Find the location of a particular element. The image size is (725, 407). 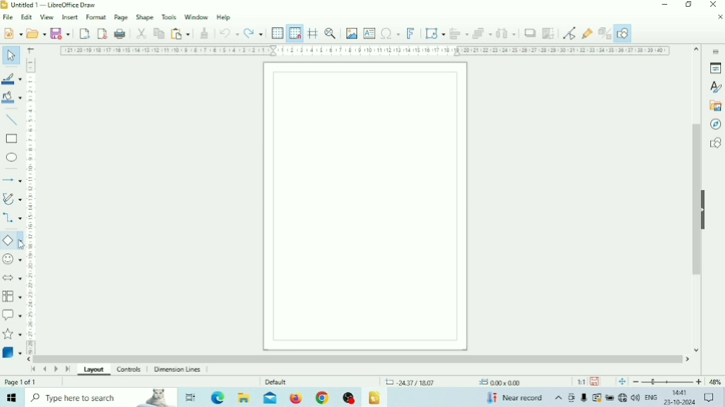

Minimize is located at coordinates (665, 5).